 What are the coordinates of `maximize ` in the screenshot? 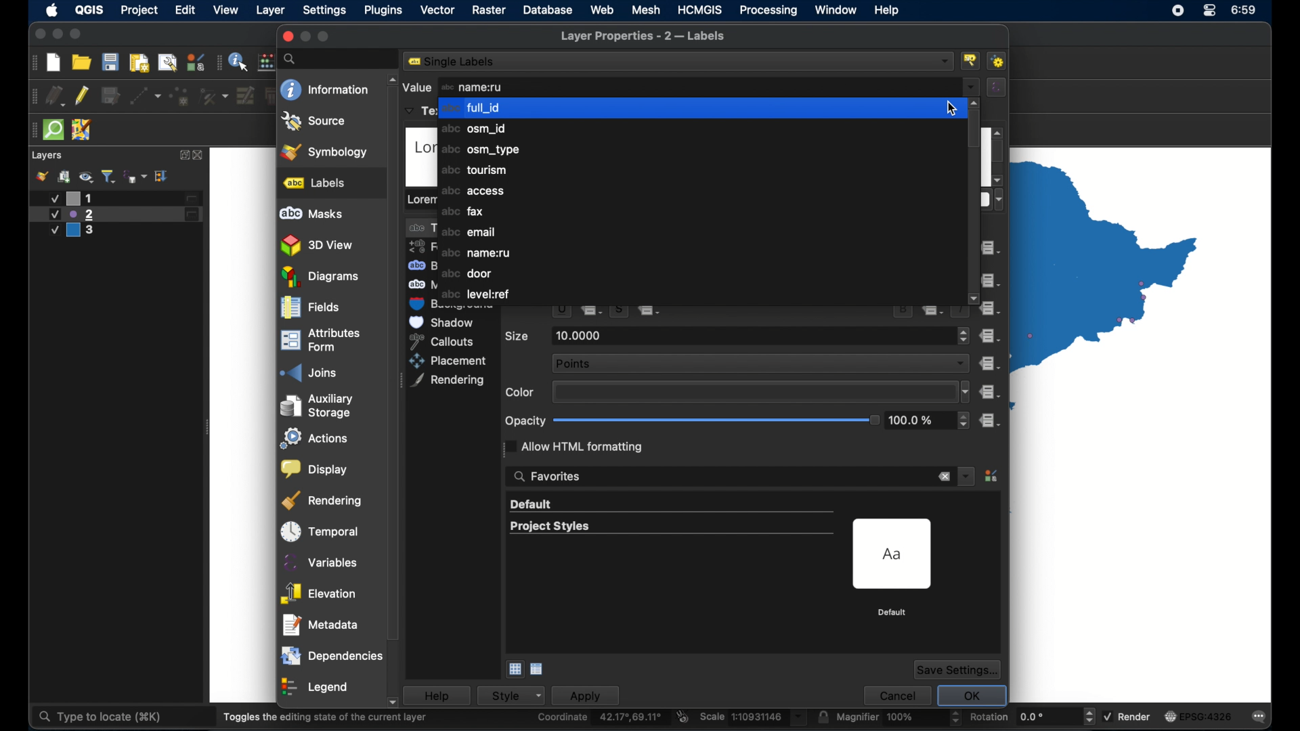 It's located at (77, 35).